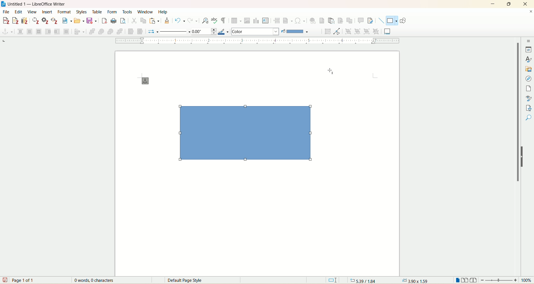 Image resolution: width=534 pixels, height=284 pixels. I want to click on minimize, so click(493, 3).